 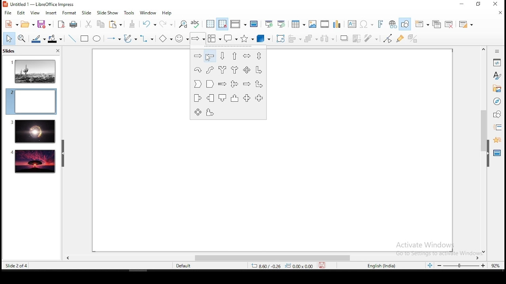 I want to click on restore, so click(x=479, y=4).